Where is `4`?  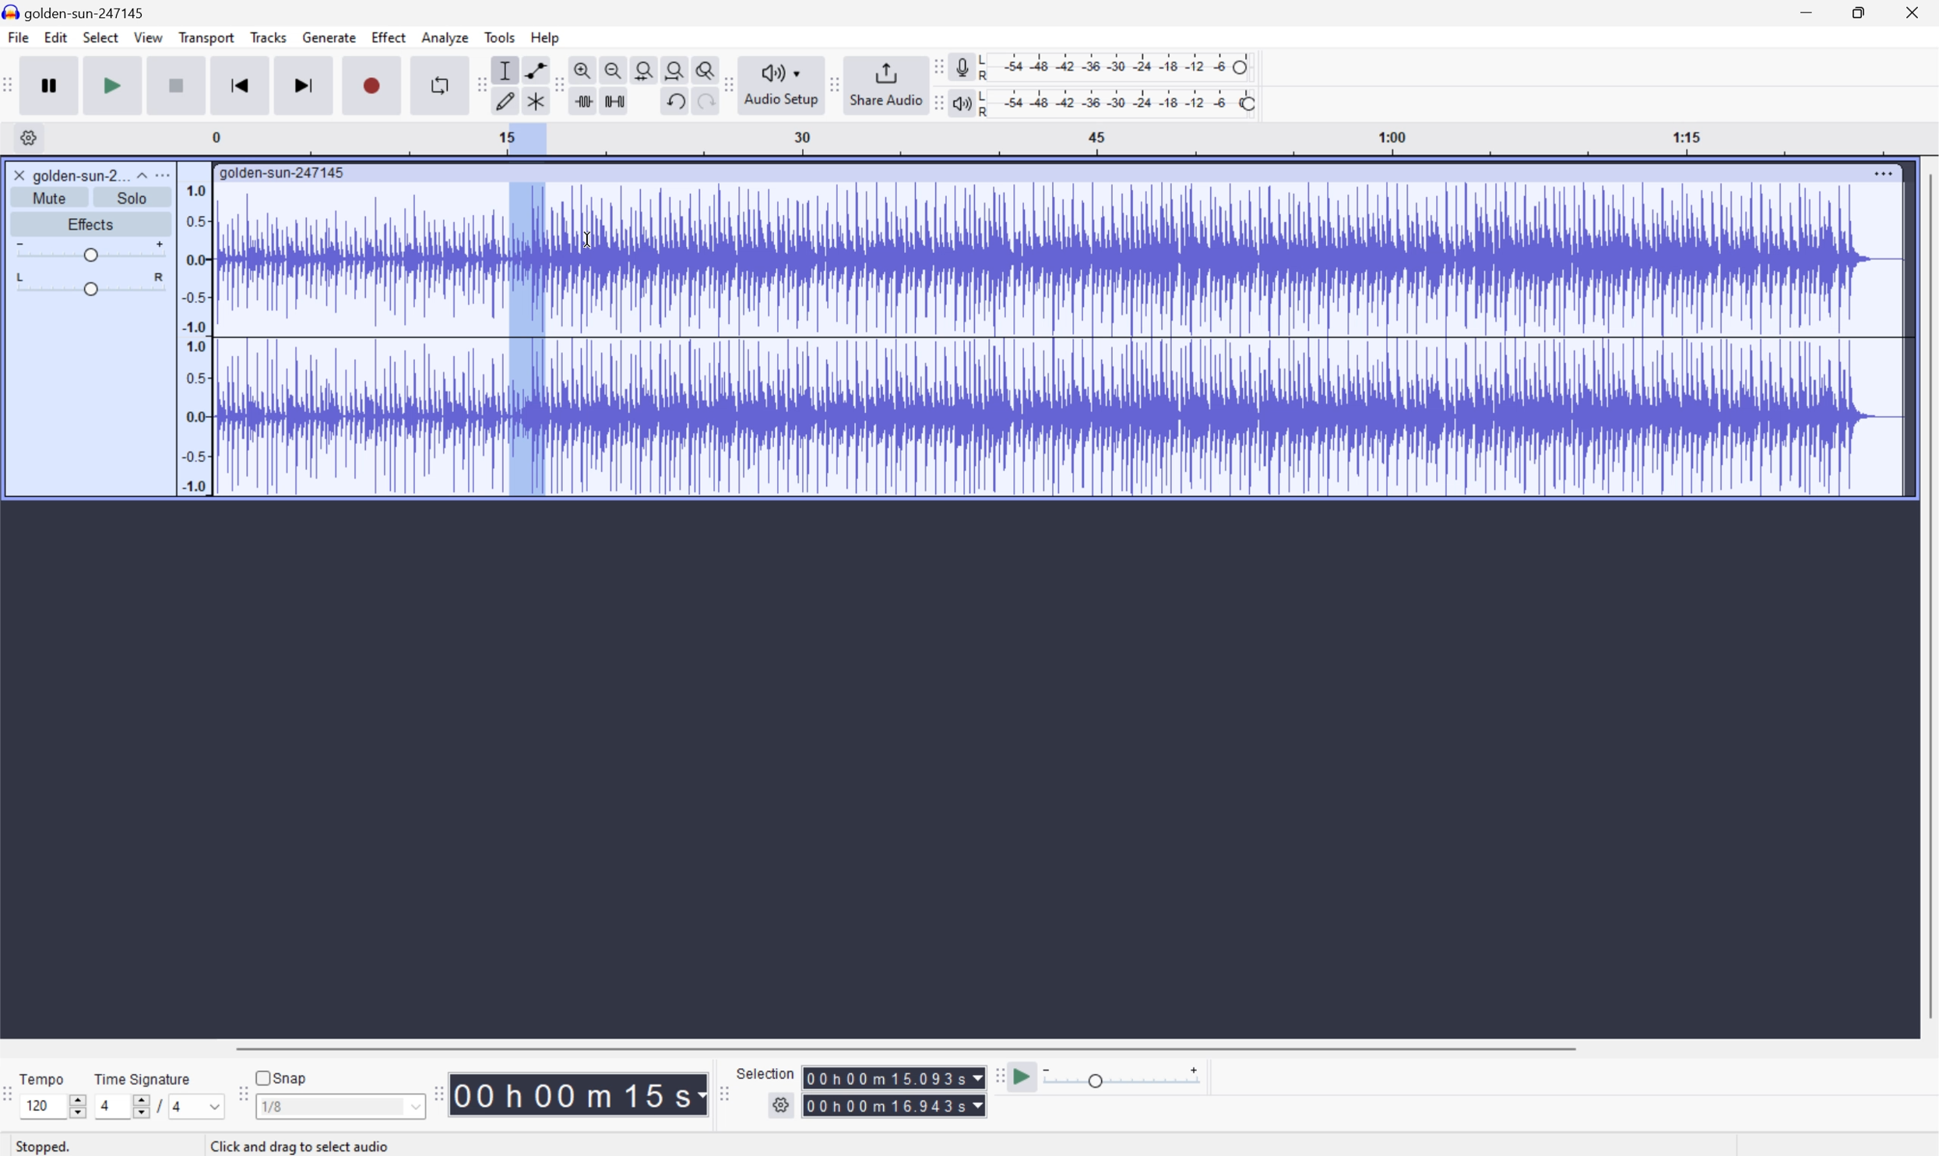 4 is located at coordinates (103, 1106).